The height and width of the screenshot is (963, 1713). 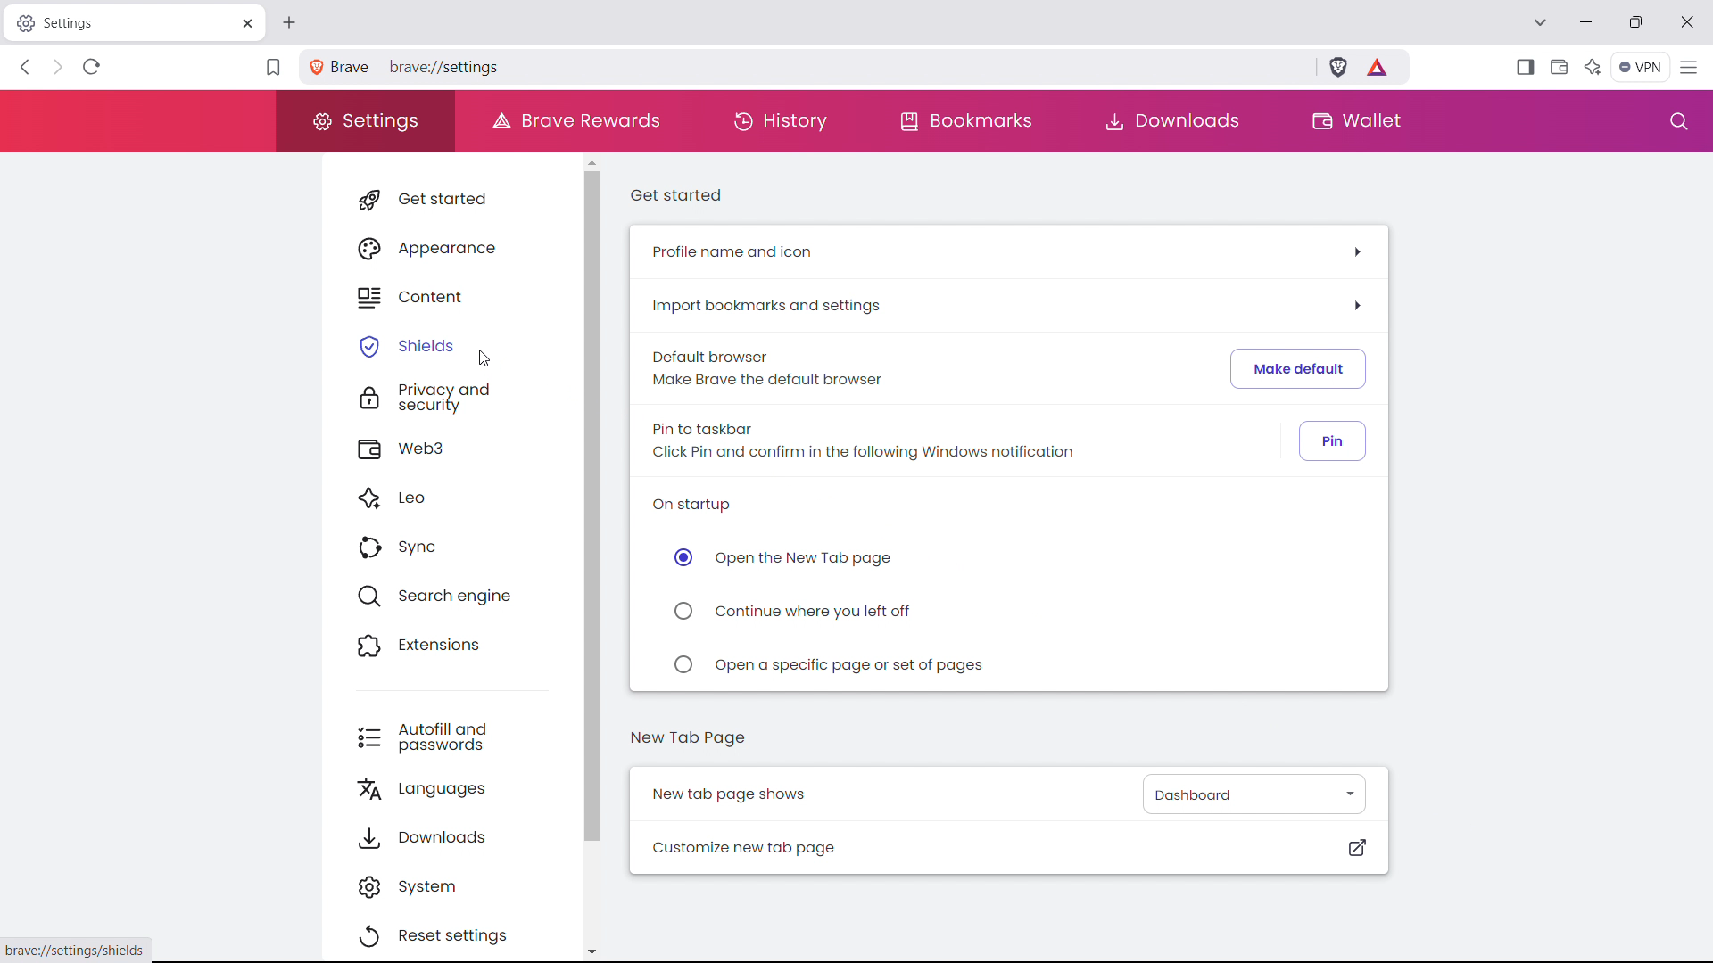 What do you see at coordinates (1558, 67) in the screenshot?
I see `wallet` at bounding box center [1558, 67].